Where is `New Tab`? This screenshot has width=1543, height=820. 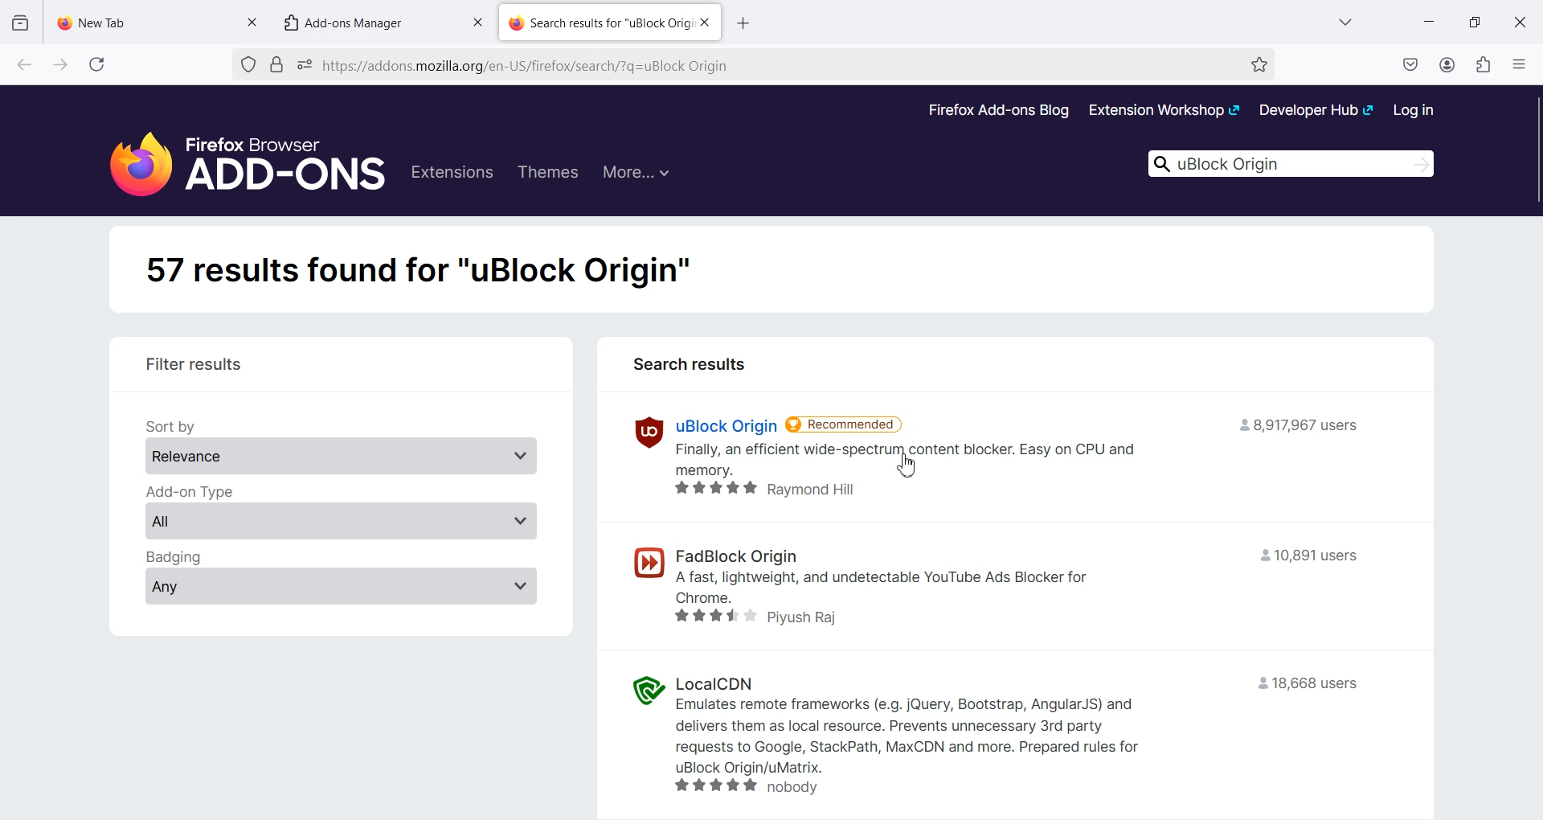
New Tab is located at coordinates (143, 18).